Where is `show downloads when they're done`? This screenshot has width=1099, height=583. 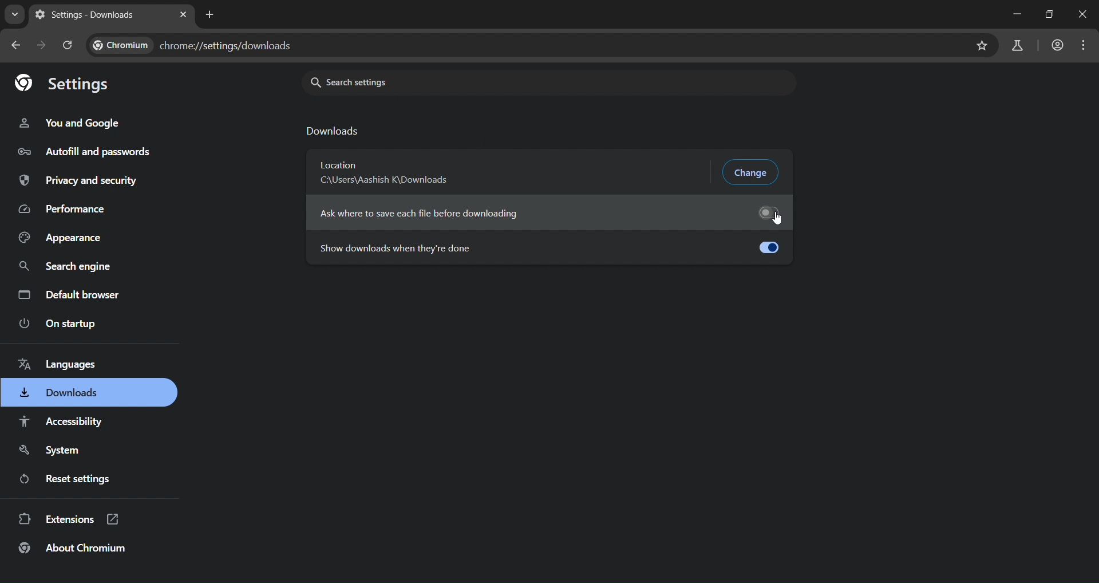 show downloads when they're done is located at coordinates (547, 246).